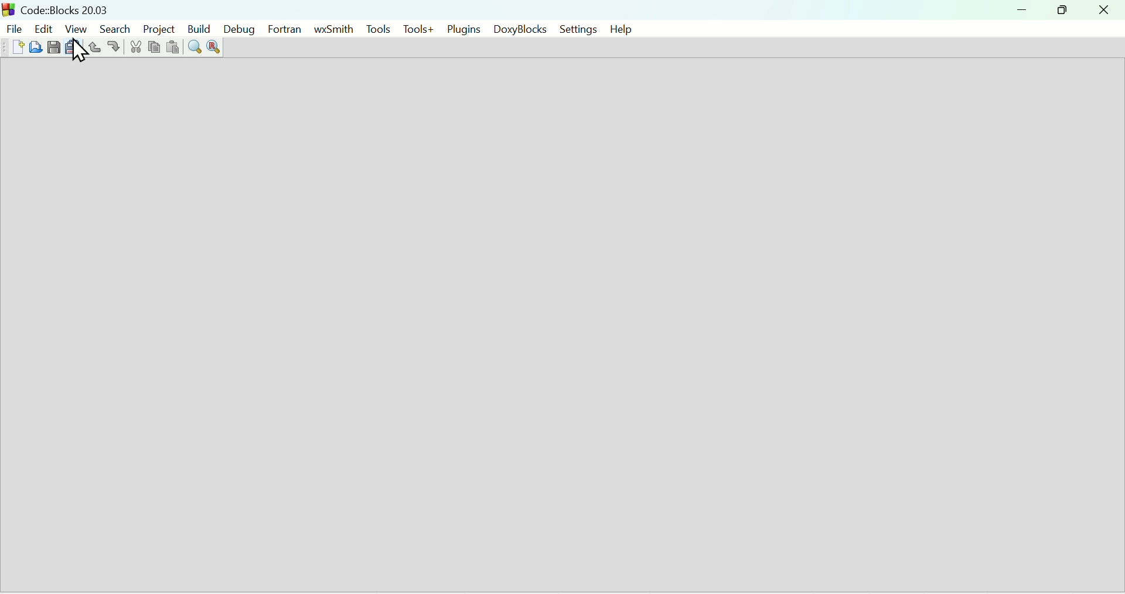 The height and width of the screenshot is (594, 1125). I want to click on View, so click(77, 28).